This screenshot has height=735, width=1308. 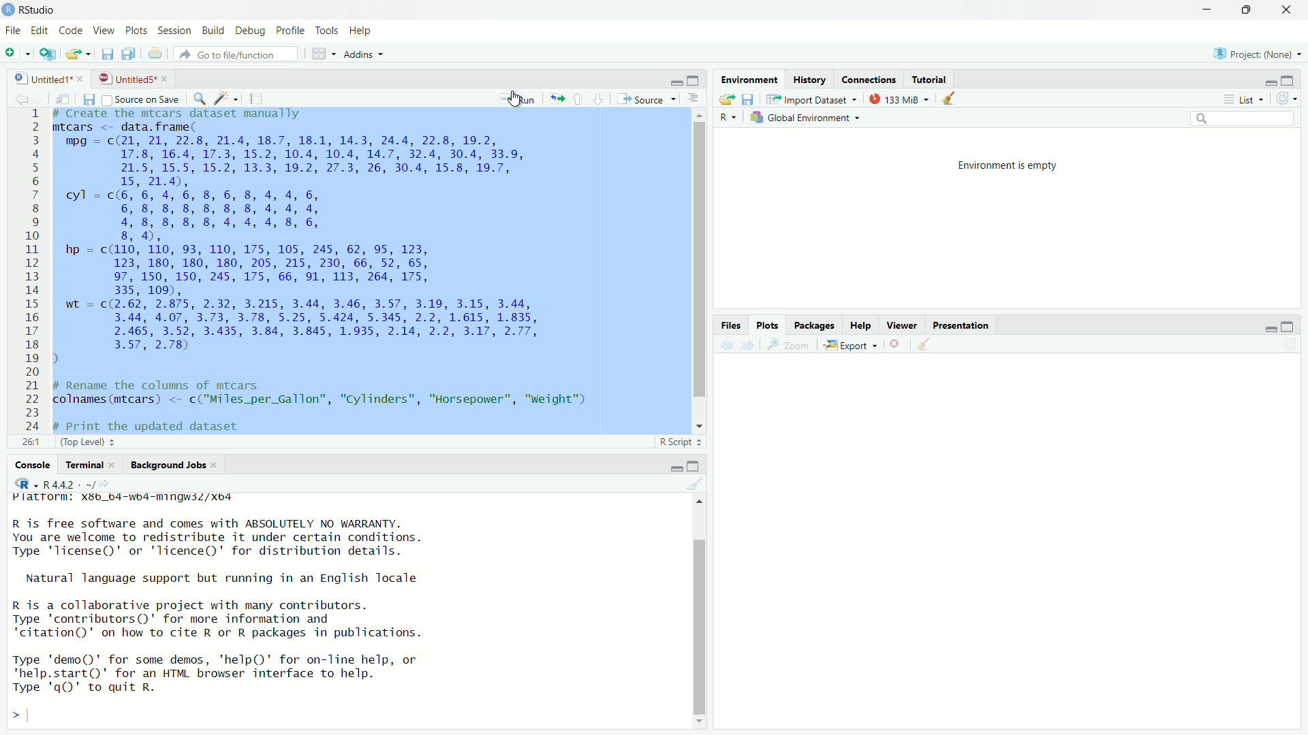 What do you see at coordinates (1206, 12) in the screenshot?
I see `minimise` at bounding box center [1206, 12].